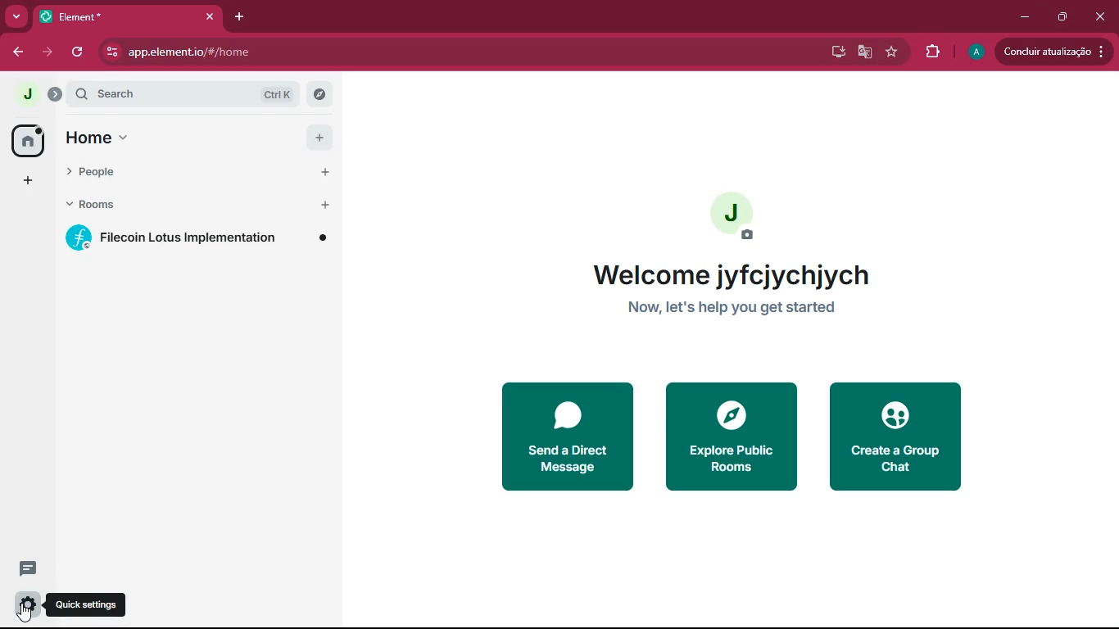 The width and height of the screenshot is (1119, 629). What do you see at coordinates (39, 572) in the screenshot?
I see `comments ` at bounding box center [39, 572].